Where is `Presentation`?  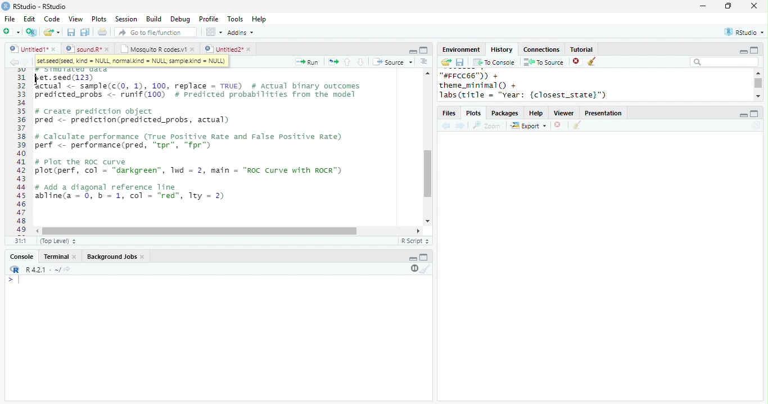
Presentation is located at coordinates (603, 113).